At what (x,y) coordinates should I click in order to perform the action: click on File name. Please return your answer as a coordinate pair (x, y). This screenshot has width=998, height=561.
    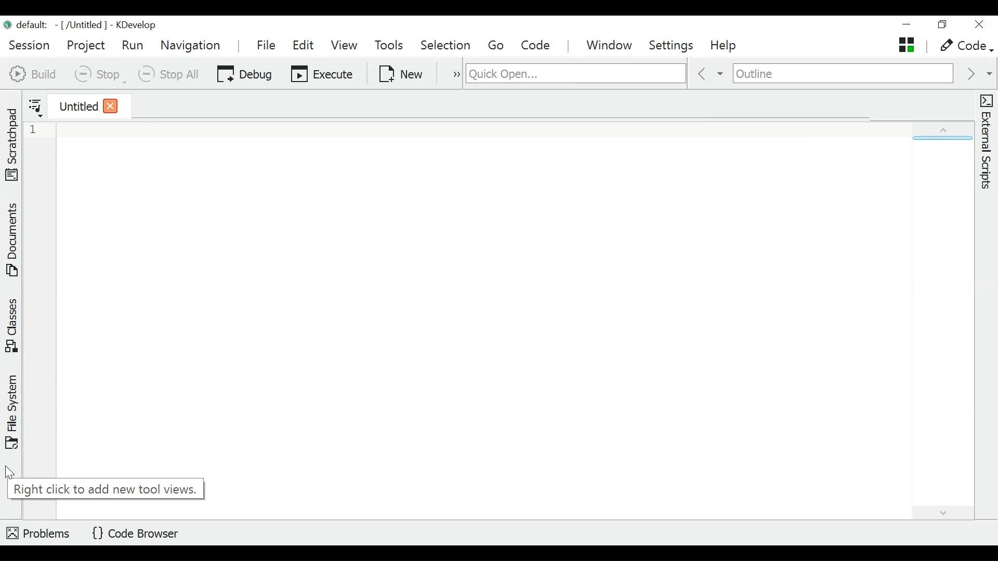
    Looking at the image, I should click on (55, 25).